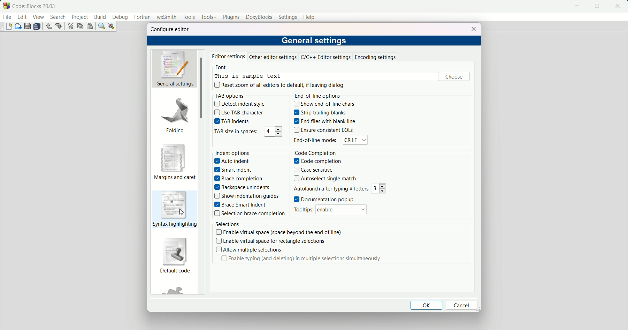 The width and height of the screenshot is (628, 330). What do you see at coordinates (30, 6) in the screenshot?
I see `title and logo` at bounding box center [30, 6].